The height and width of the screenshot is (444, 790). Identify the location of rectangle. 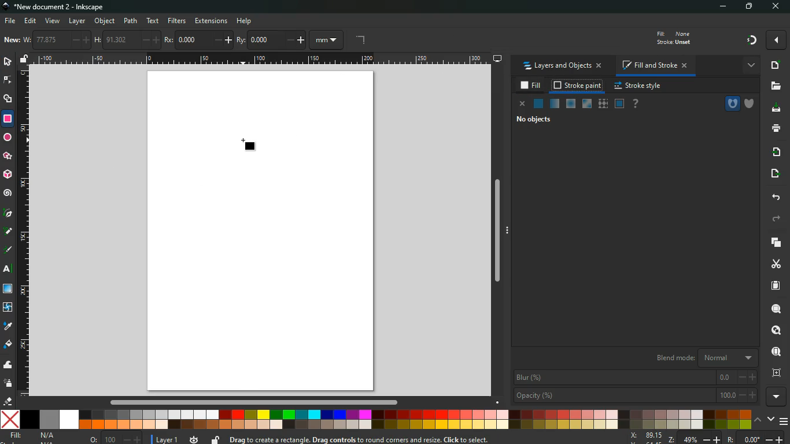
(9, 118).